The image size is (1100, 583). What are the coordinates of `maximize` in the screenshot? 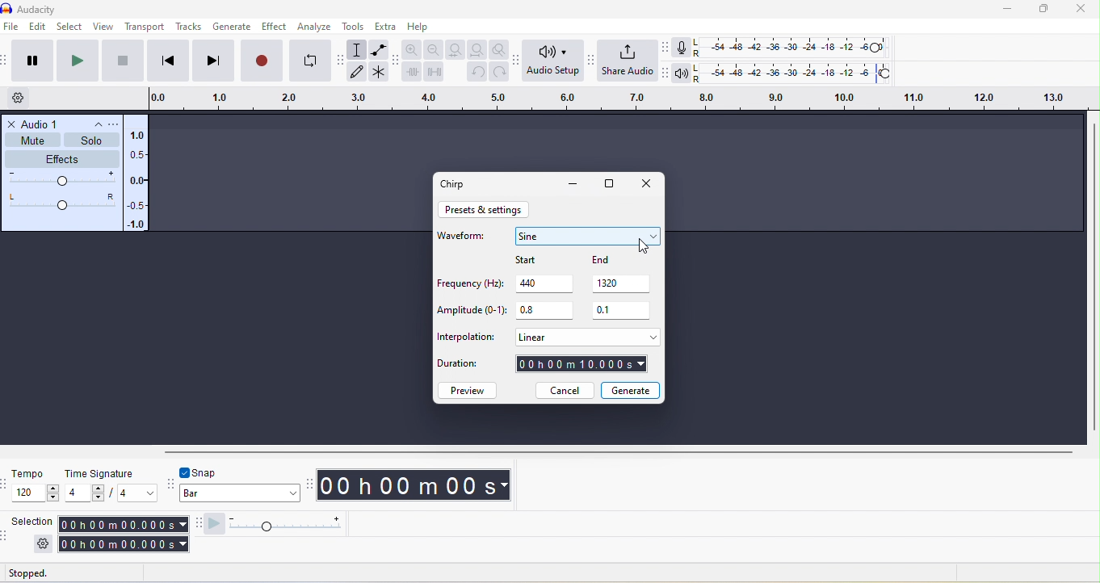 It's located at (1049, 9).